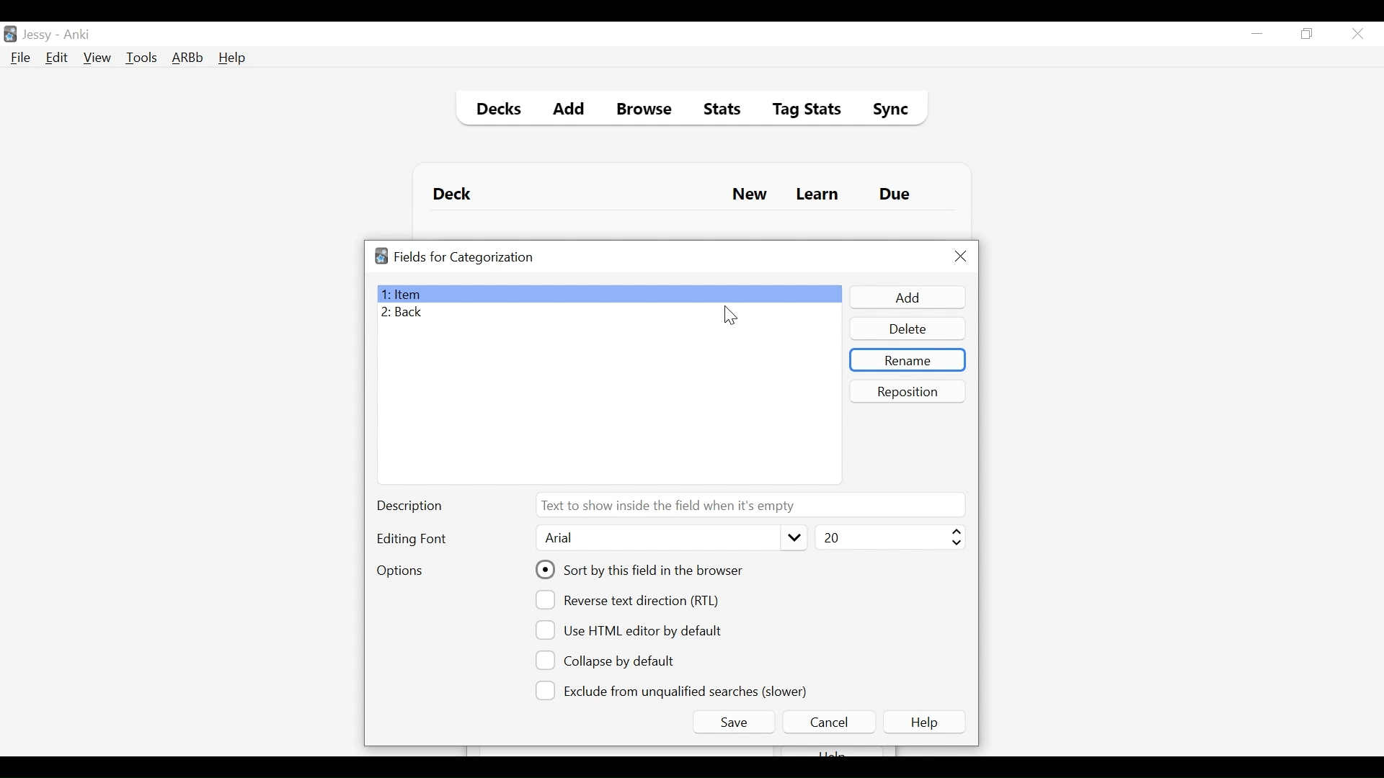 The image size is (1384, 778). Describe the element at coordinates (381, 256) in the screenshot. I see `Application logo` at that location.